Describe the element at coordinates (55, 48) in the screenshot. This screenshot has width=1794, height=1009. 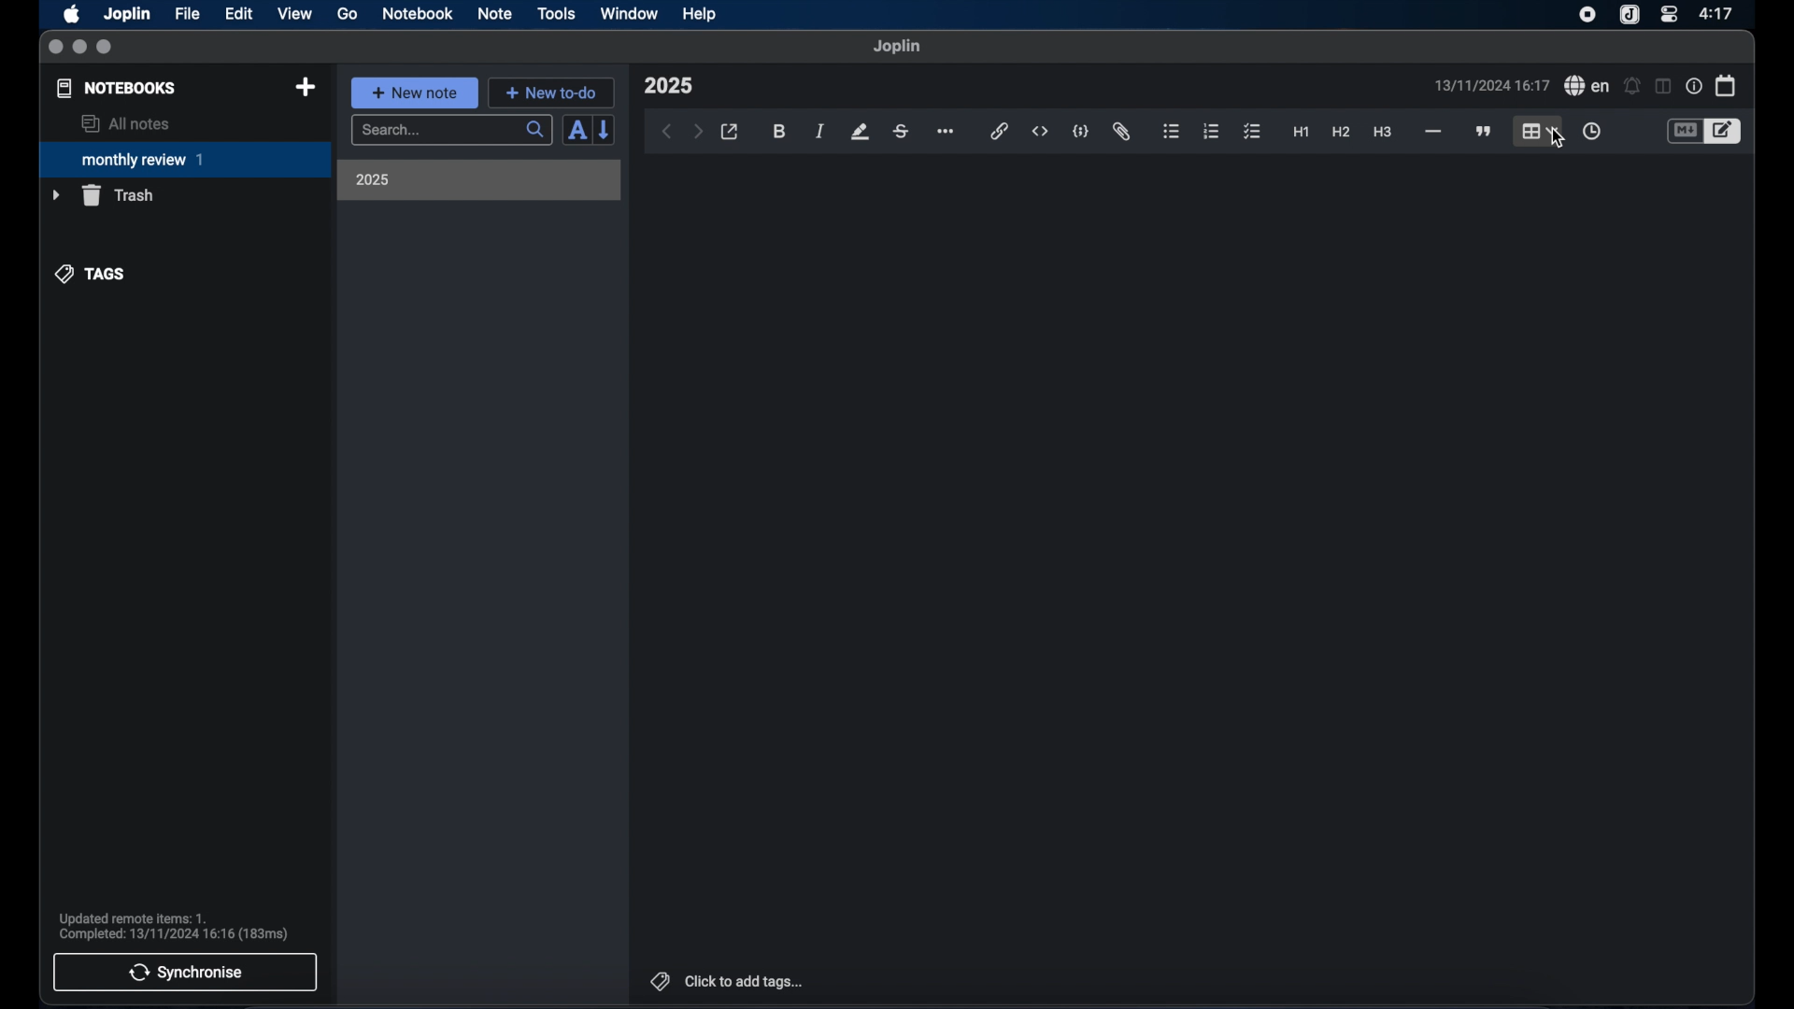
I see `close` at that location.